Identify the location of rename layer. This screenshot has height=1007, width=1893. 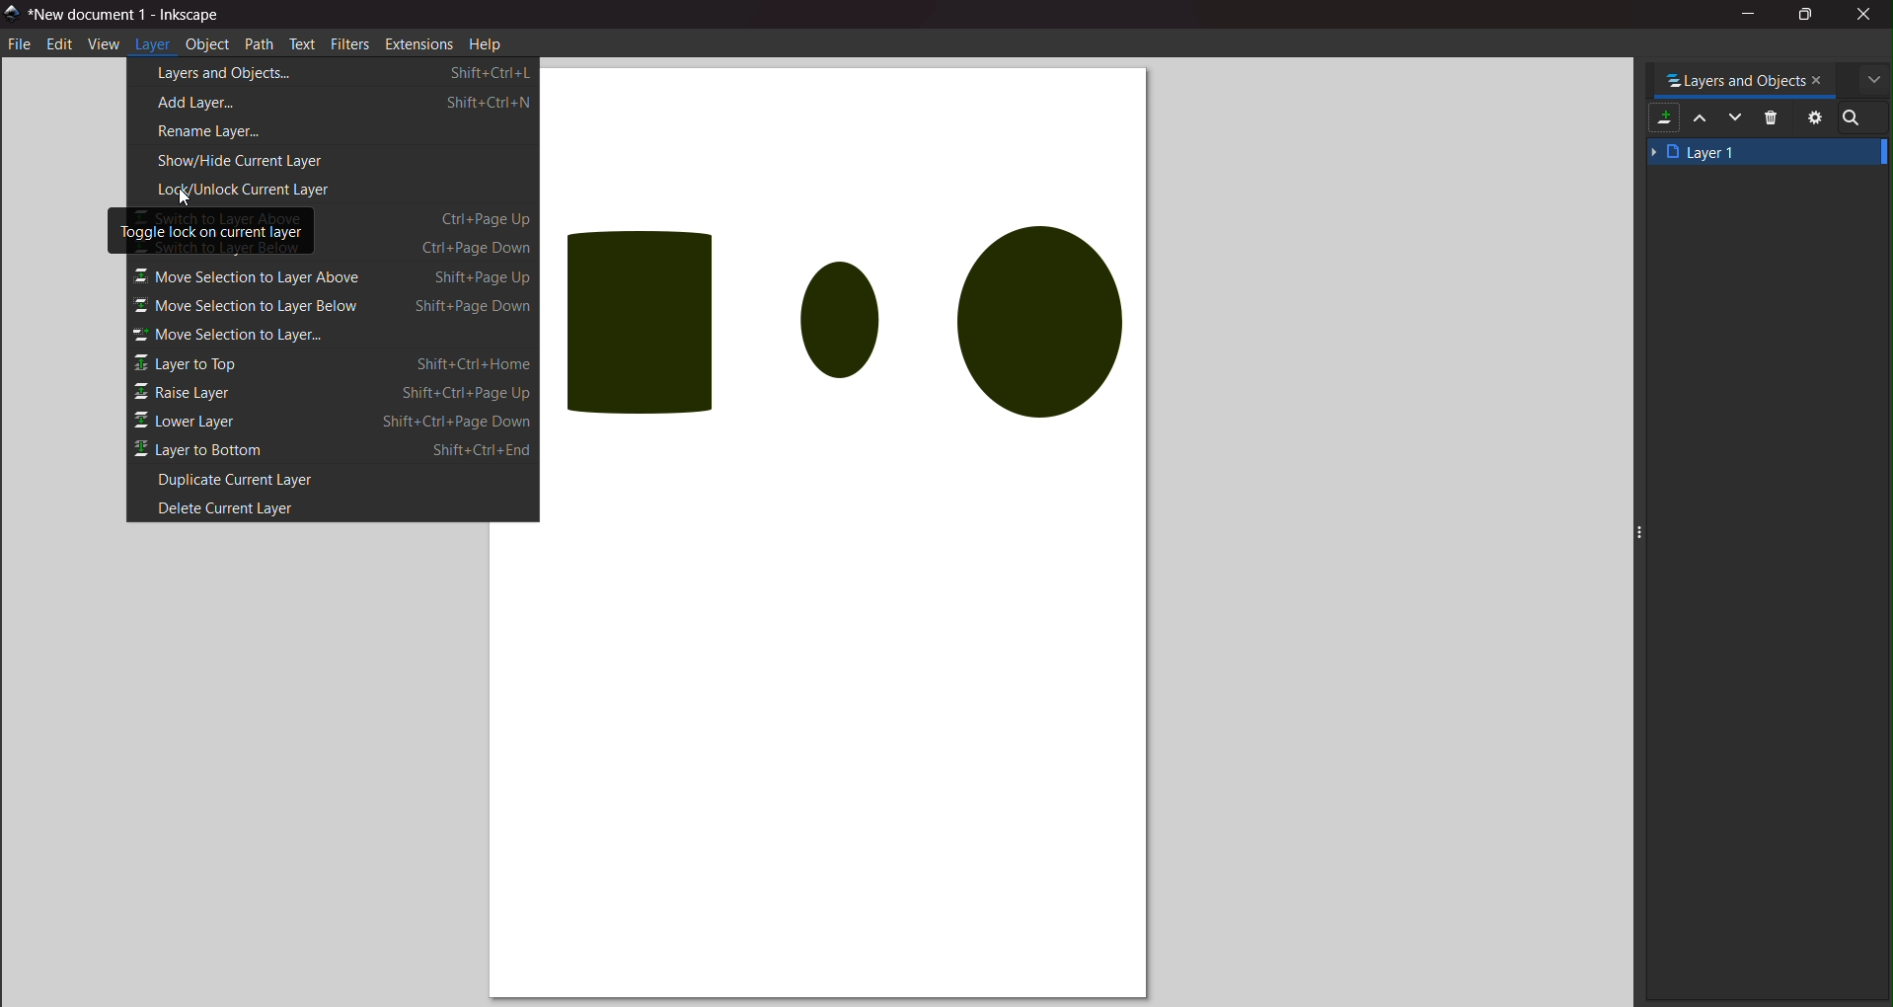
(217, 133).